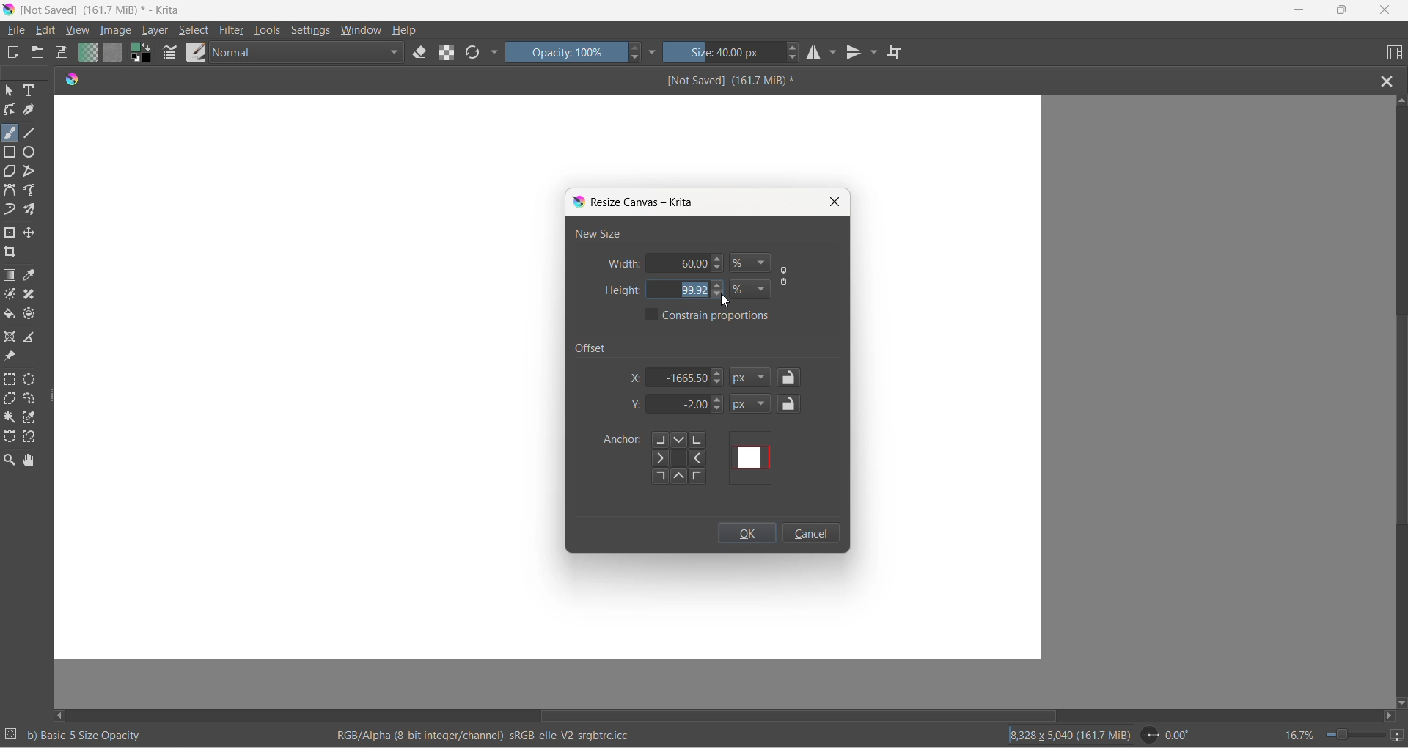 The image size is (1408, 748). What do you see at coordinates (33, 379) in the screenshot?
I see `elliptical selection tool` at bounding box center [33, 379].